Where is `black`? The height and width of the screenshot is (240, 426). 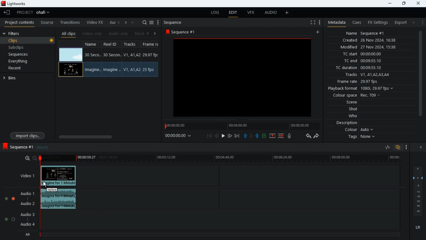
black is located at coordinates (45, 147).